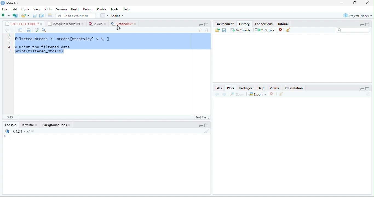  I want to click on clear, so click(207, 131).